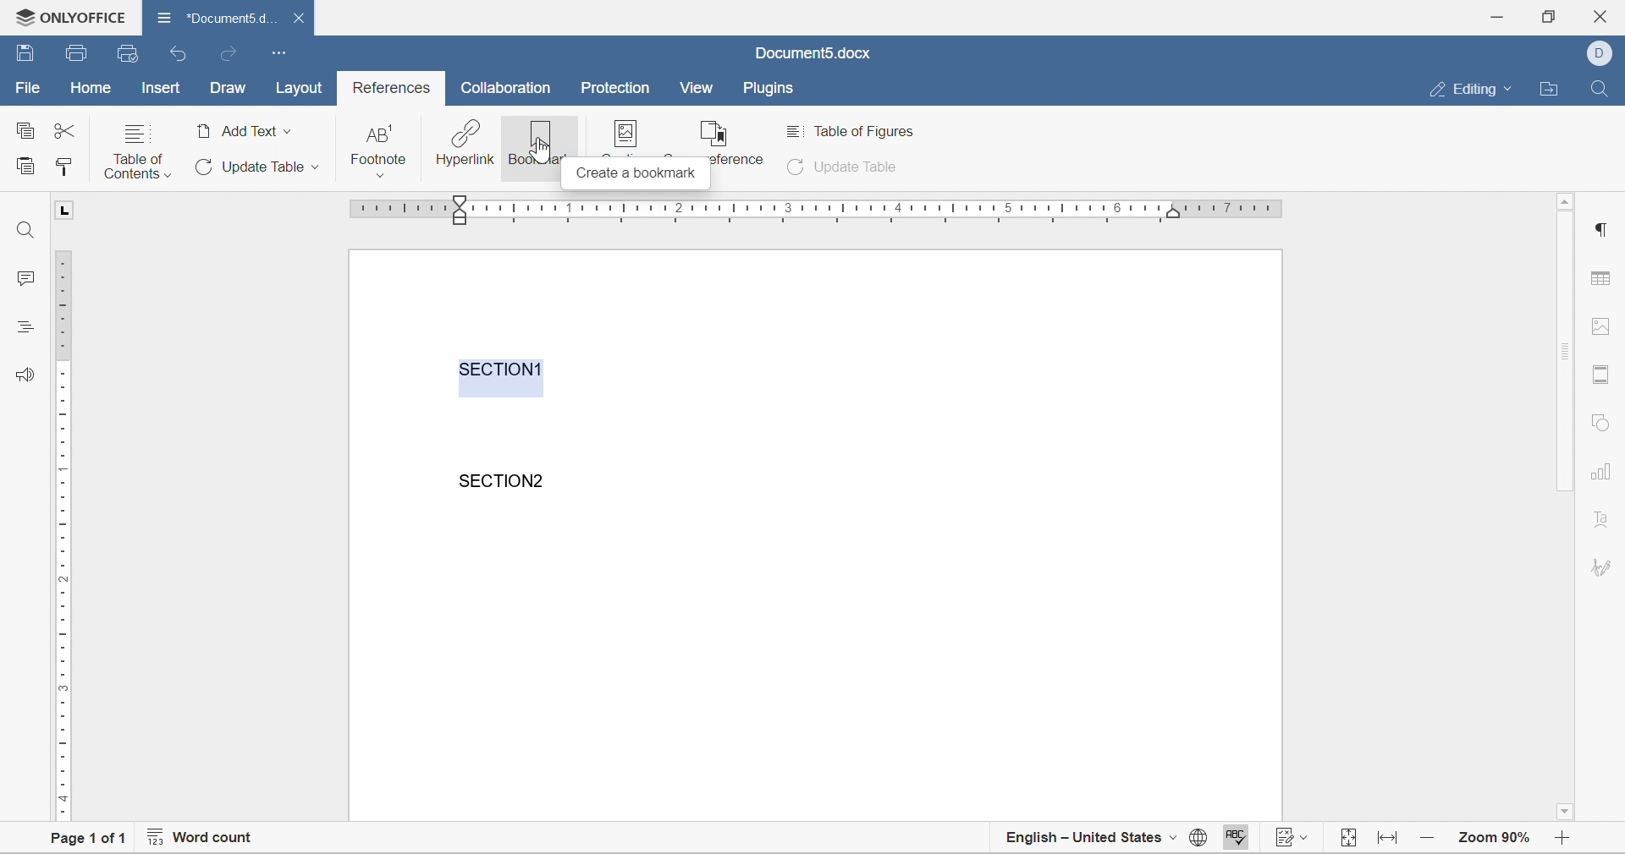 Image resolution: width=1625 pixels, height=854 pixels. Describe the element at coordinates (1546, 15) in the screenshot. I see `restore down` at that location.